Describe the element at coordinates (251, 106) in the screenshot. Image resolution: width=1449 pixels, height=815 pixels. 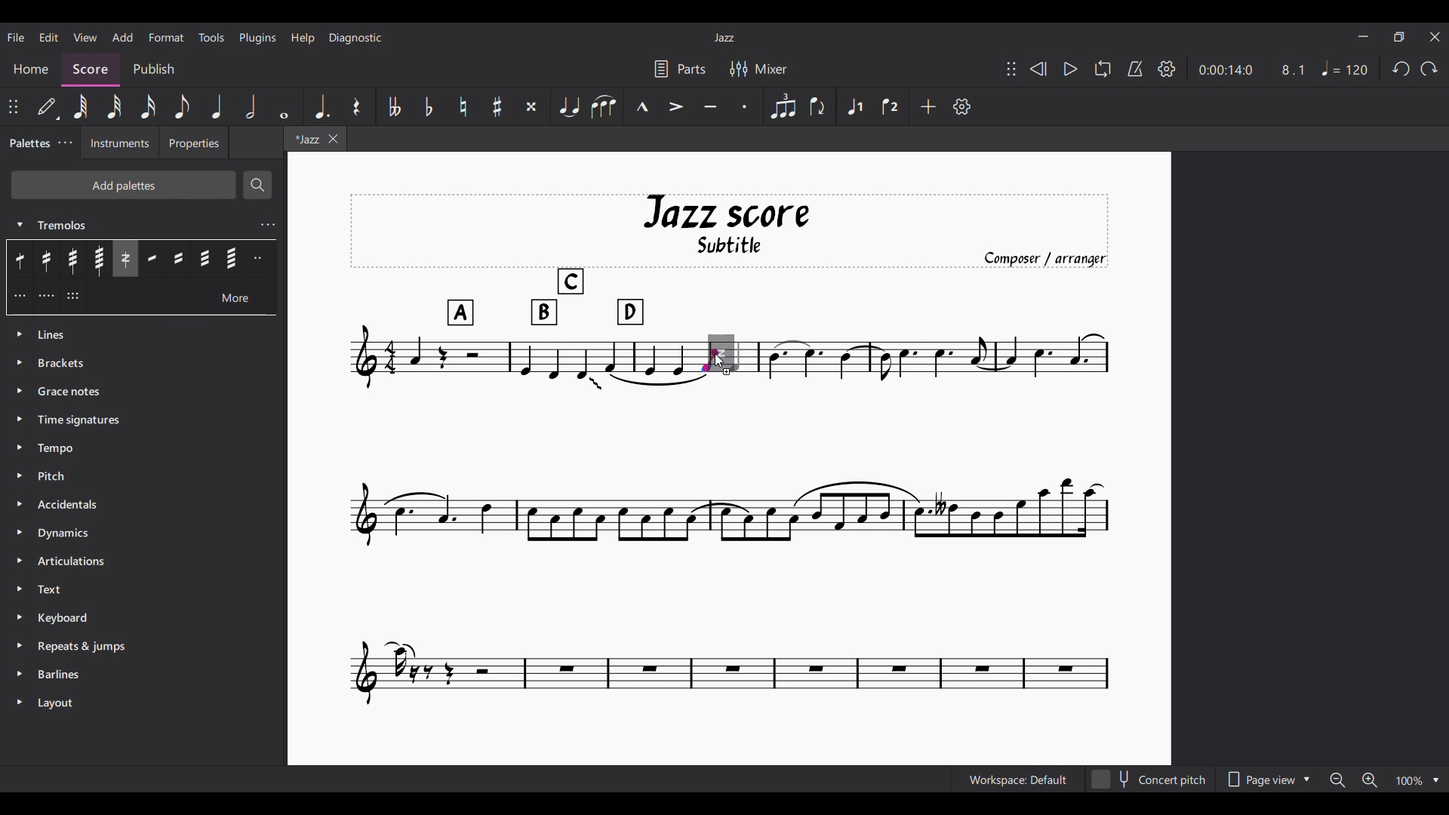
I see `Half note` at that location.